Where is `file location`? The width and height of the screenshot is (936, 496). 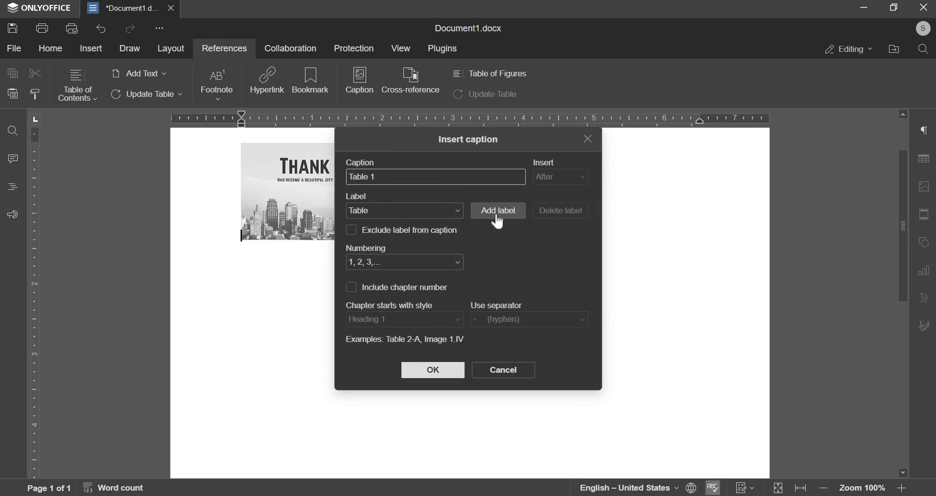
file location is located at coordinates (893, 48).